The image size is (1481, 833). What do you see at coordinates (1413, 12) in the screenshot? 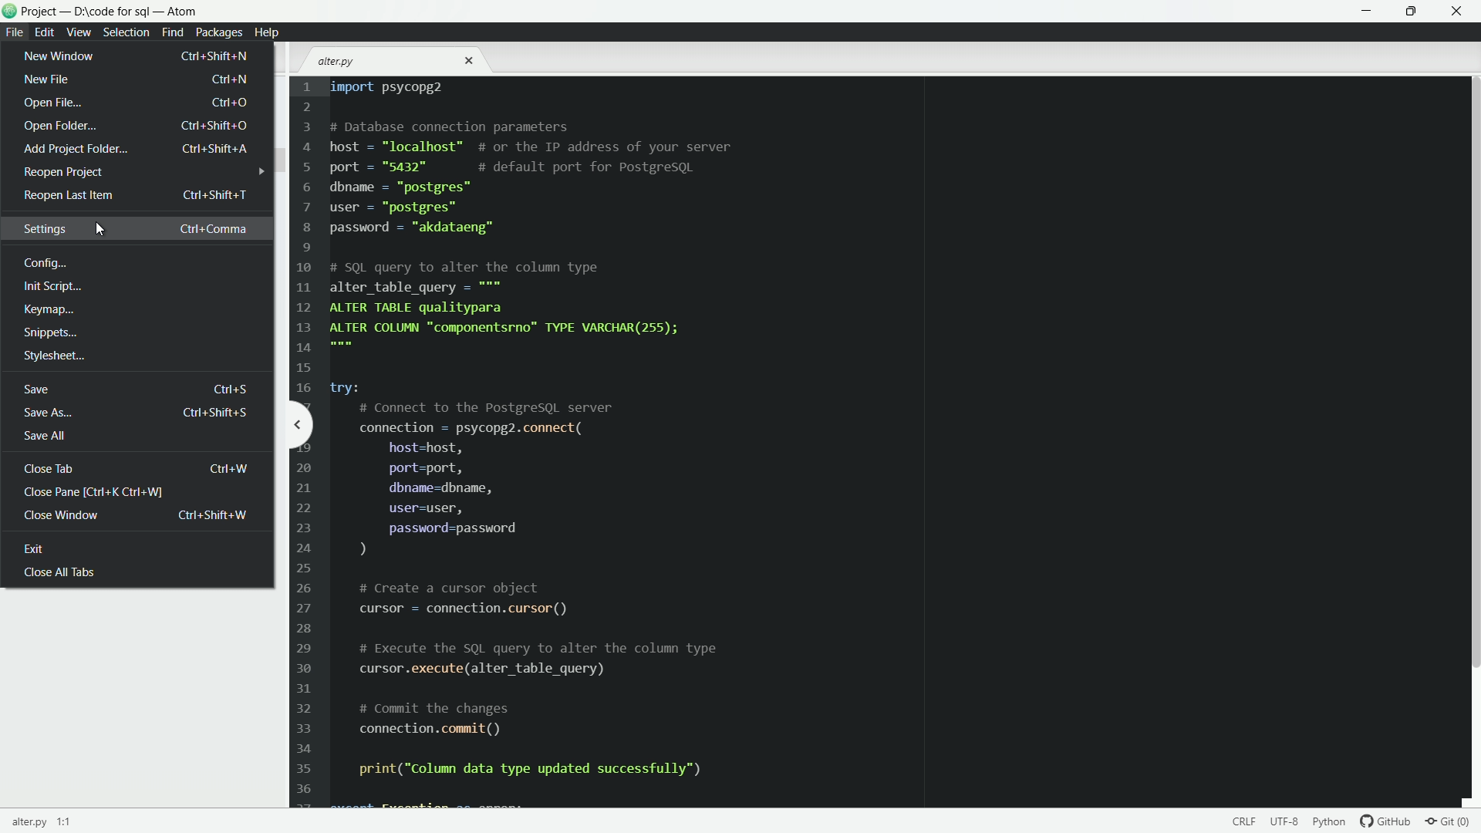
I see `maximize or restore` at bounding box center [1413, 12].